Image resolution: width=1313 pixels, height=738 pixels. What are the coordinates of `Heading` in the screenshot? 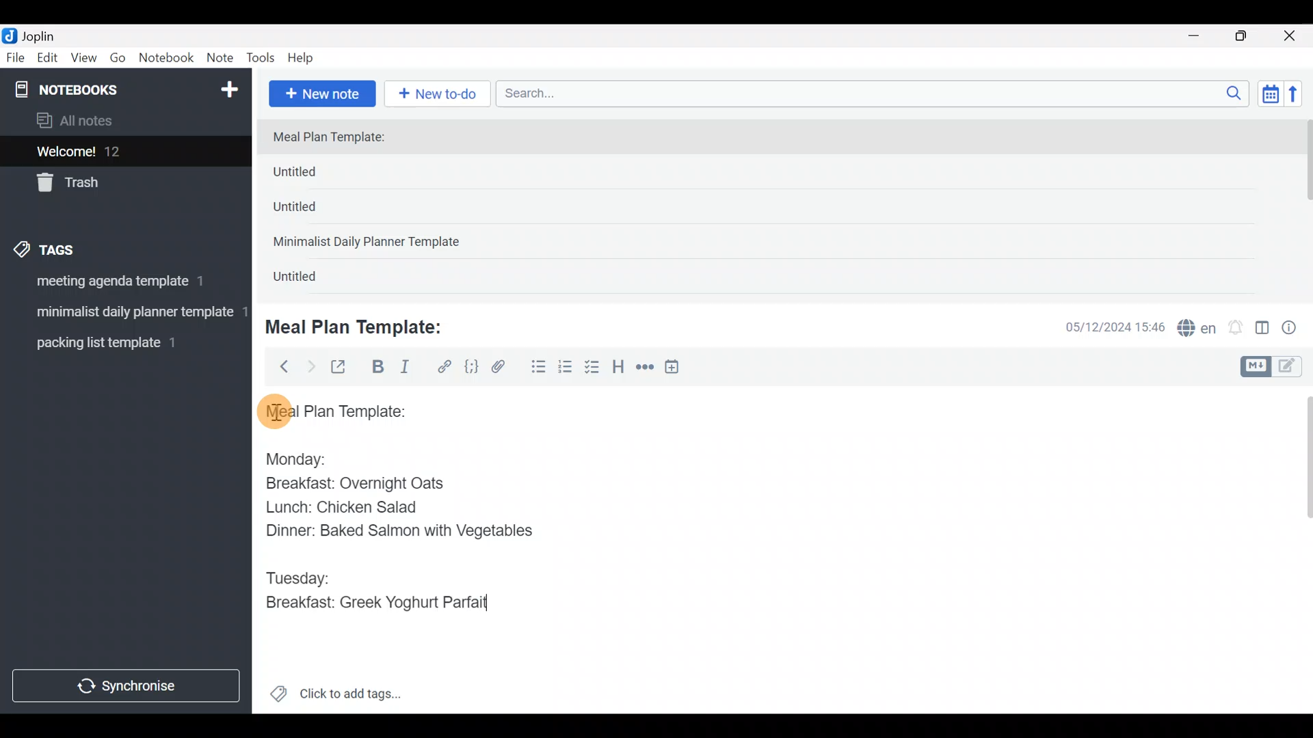 It's located at (619, 369).